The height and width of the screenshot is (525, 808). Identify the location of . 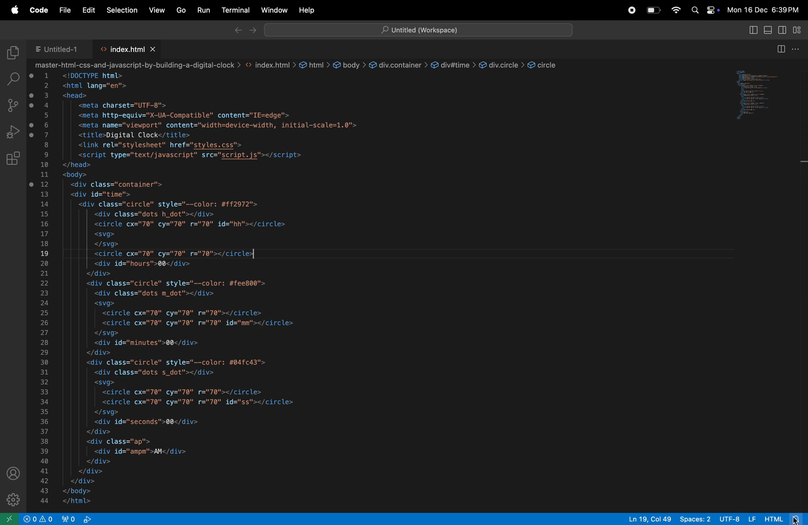
(10, 518).